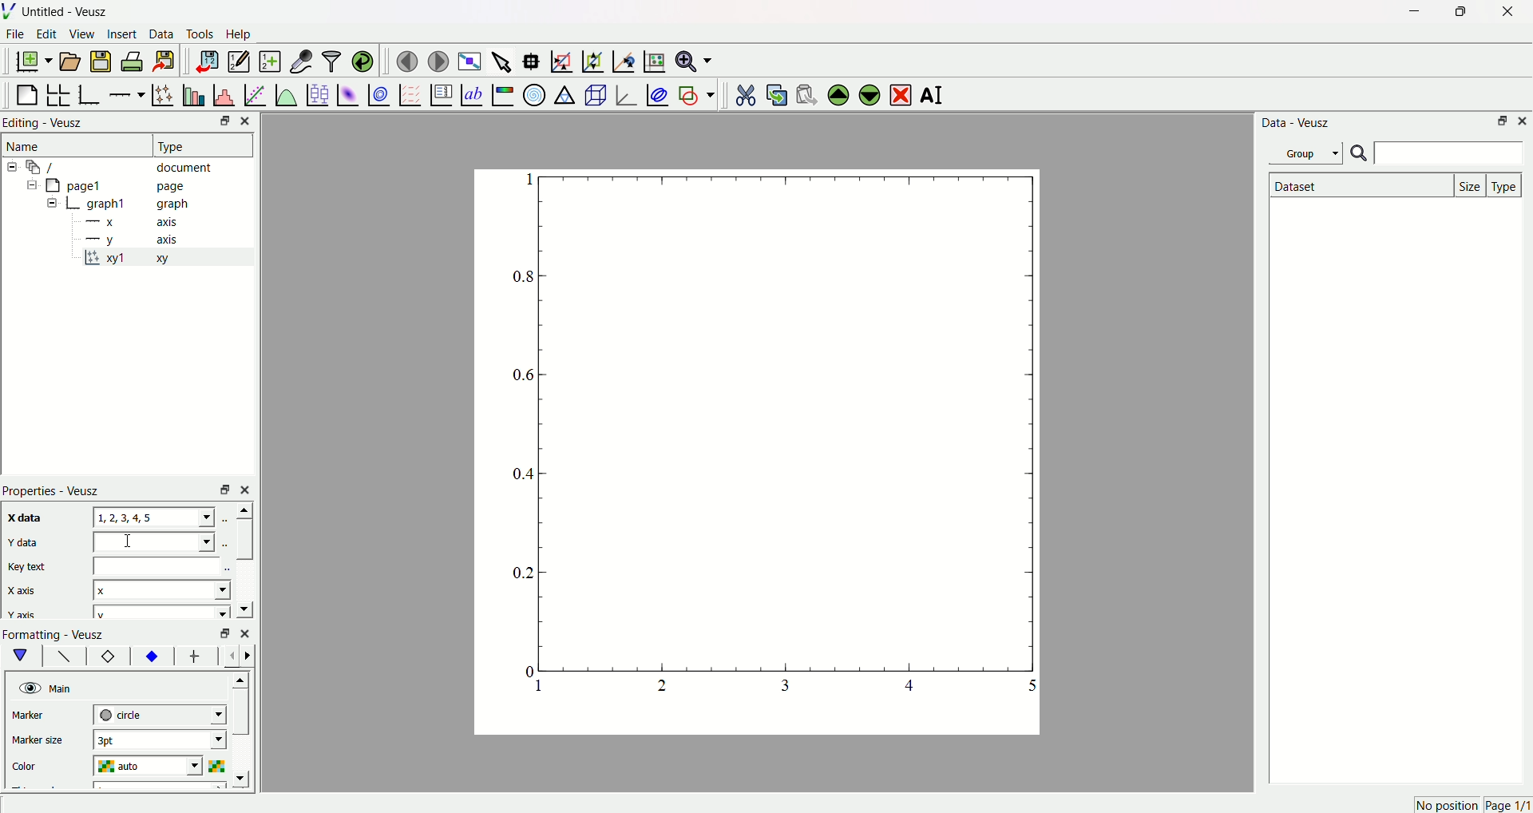 The image size is (1533, 813). What do you see at coordinates (103, 61) in the screenshot?
I see `save document` at bounding box center [103, 61].